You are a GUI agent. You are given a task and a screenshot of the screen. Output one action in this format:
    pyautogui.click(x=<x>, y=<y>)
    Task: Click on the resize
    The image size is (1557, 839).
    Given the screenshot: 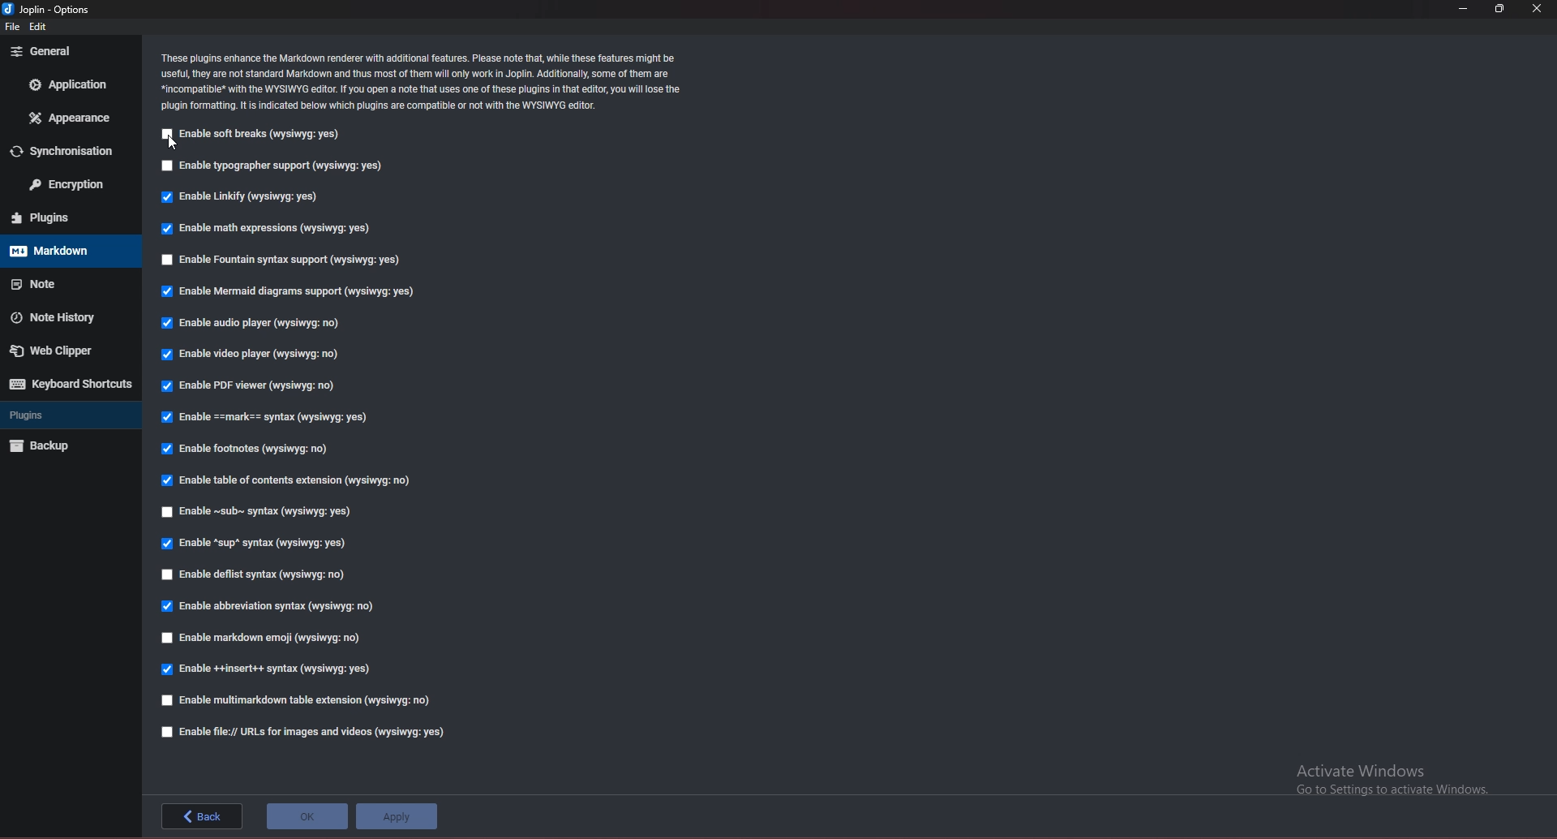 What is the action you would take?
    pyautogui.click(x=1500, y=10)
    